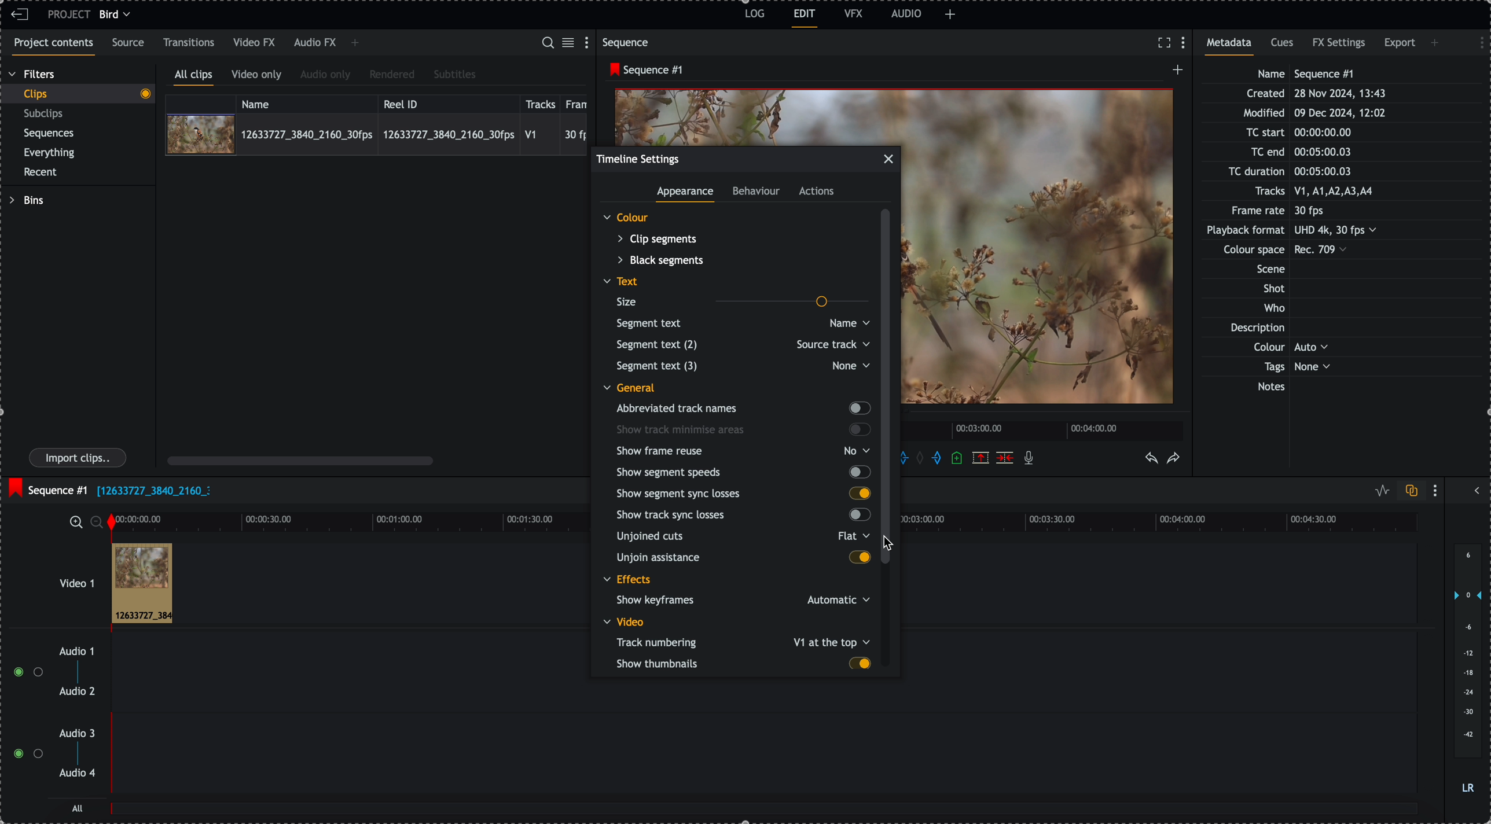 The height and width of the screenshot is (824, 1491). I want to click on abbreviated track names, so click(742, 409).